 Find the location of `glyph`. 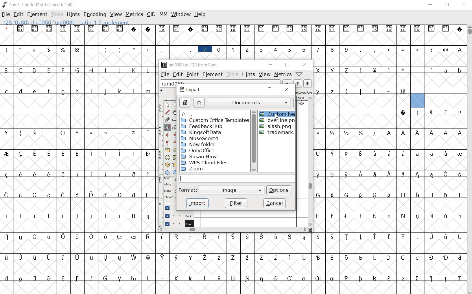

glyph is located at coordinates (332, 216).